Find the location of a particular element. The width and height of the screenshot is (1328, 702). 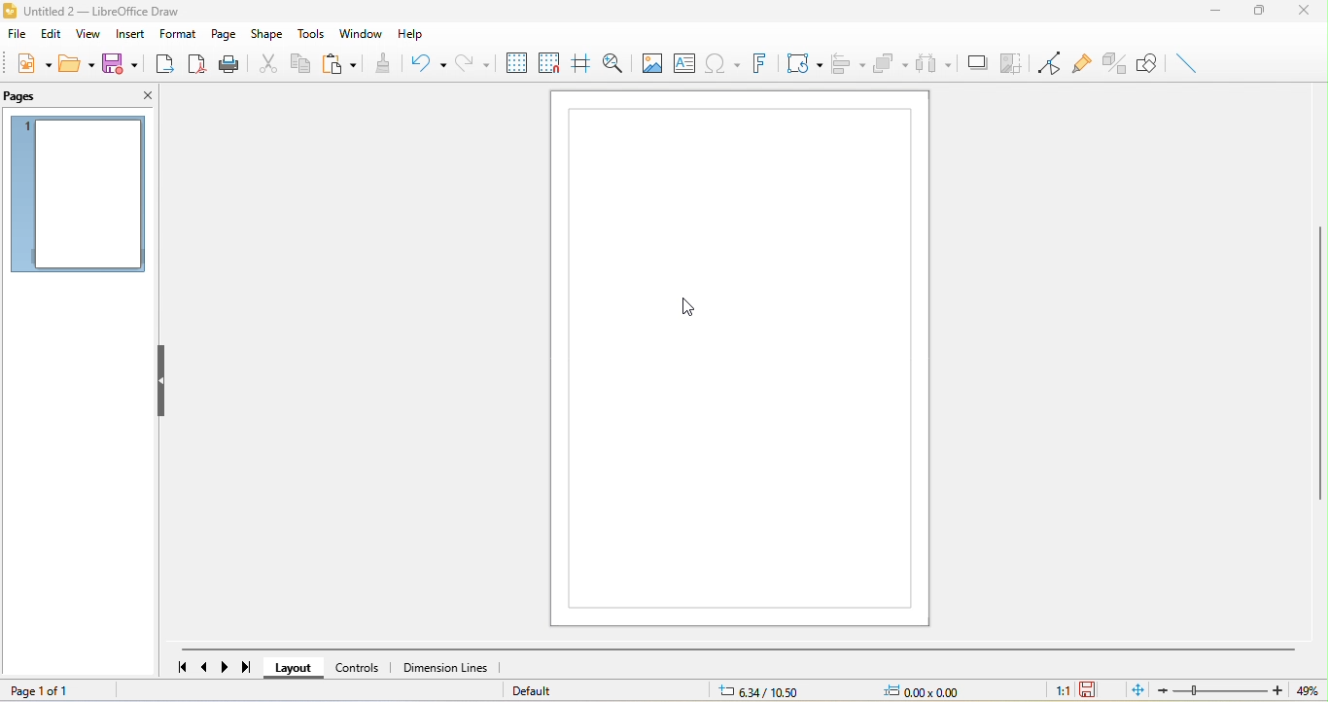

horizontal scroll bar is located at coordinates (743, 649).